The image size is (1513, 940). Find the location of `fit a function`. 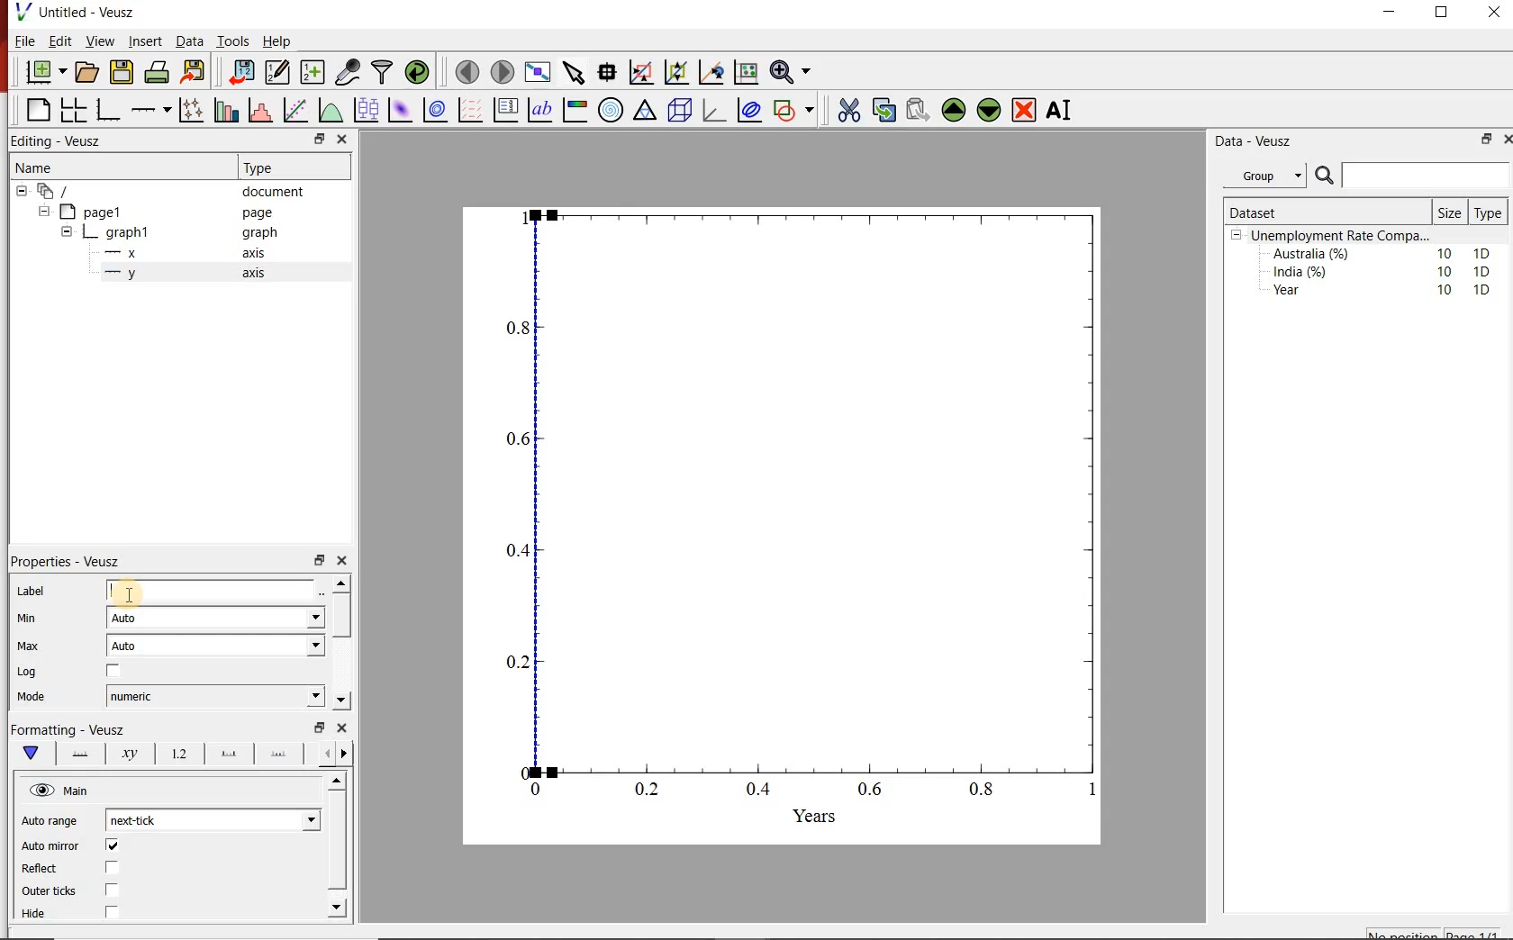

fit a function is located at coordinates (294, 110).